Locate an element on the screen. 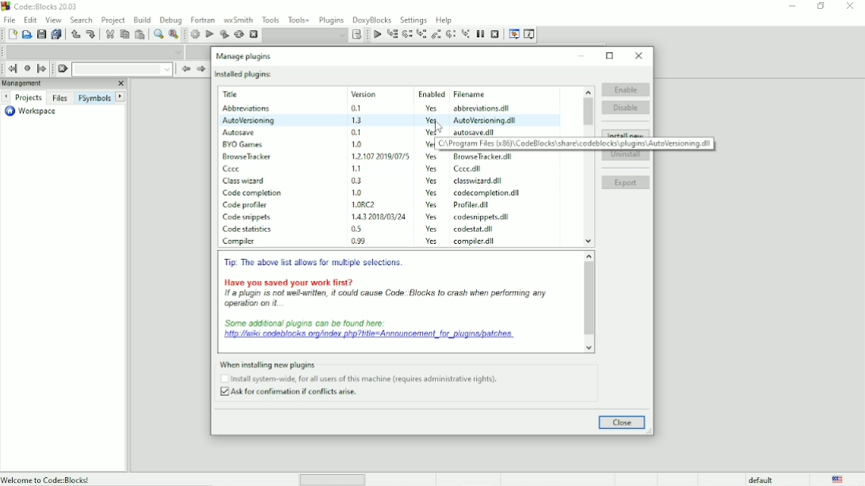 The height and width of the screenshot is (486, 865). FSymbols is located at coordinates (94, 97).